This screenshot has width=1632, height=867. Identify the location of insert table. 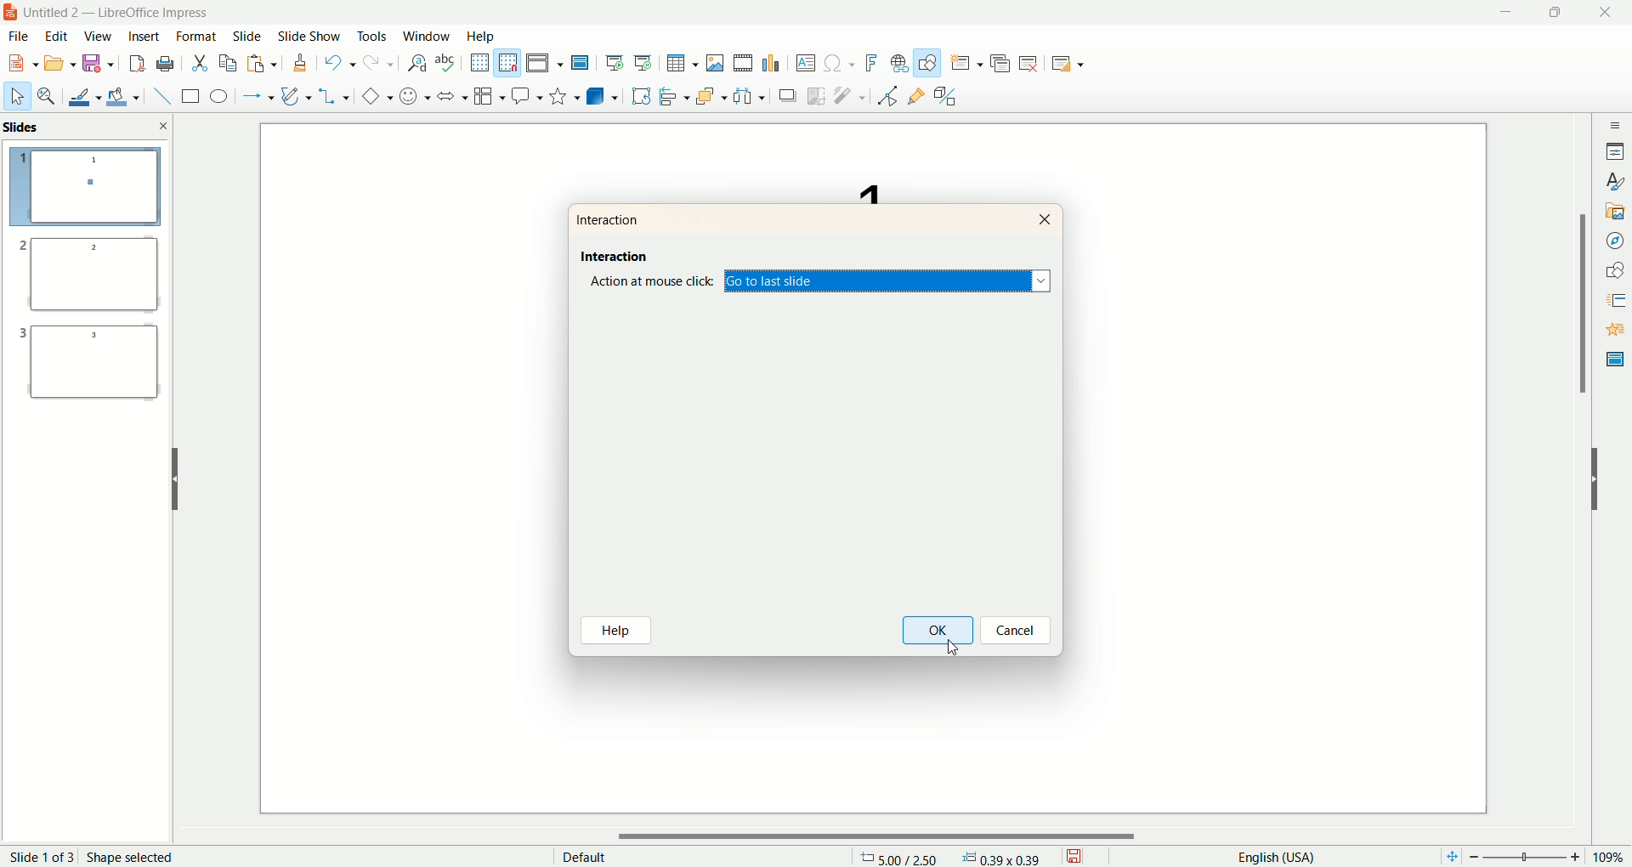
(682, 63).